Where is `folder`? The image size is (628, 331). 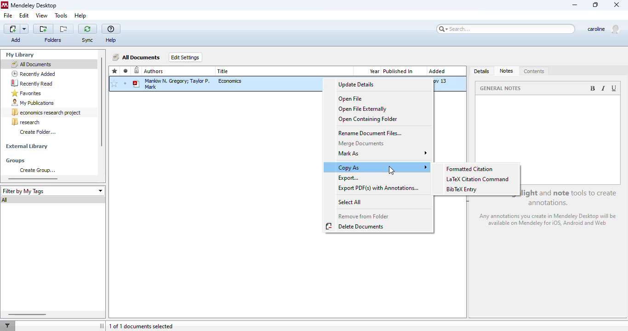
folder is located at coordinates (52, 40).